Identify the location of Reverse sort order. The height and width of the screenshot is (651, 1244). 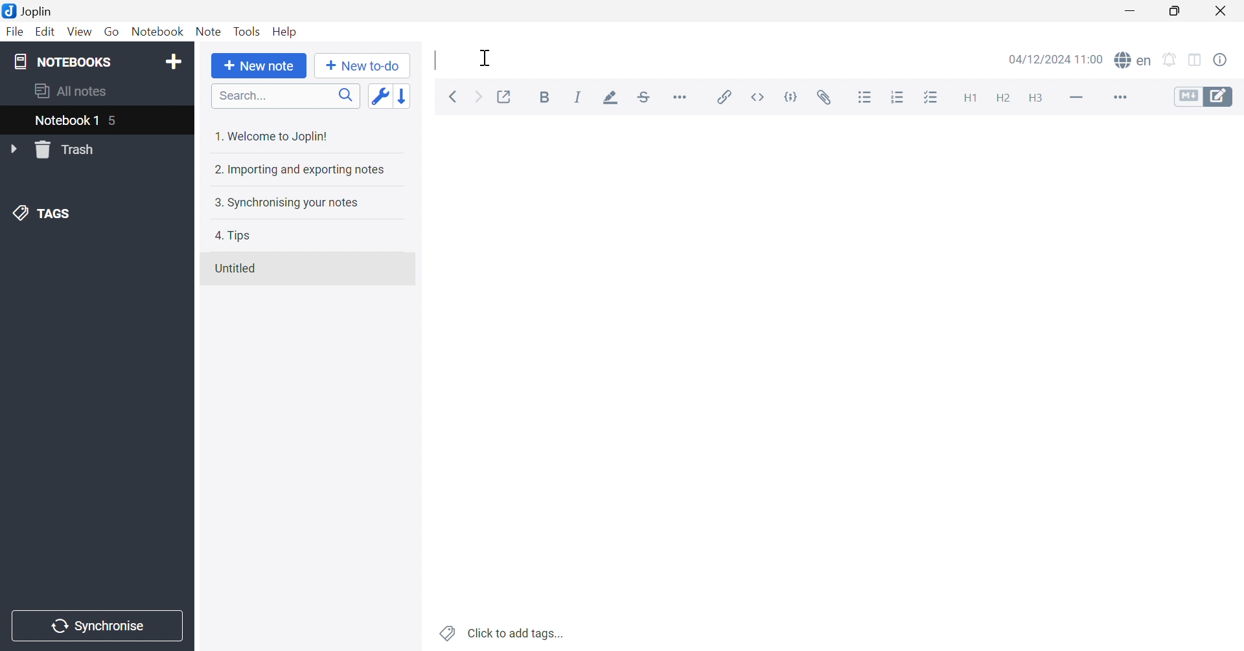
(409, 96).